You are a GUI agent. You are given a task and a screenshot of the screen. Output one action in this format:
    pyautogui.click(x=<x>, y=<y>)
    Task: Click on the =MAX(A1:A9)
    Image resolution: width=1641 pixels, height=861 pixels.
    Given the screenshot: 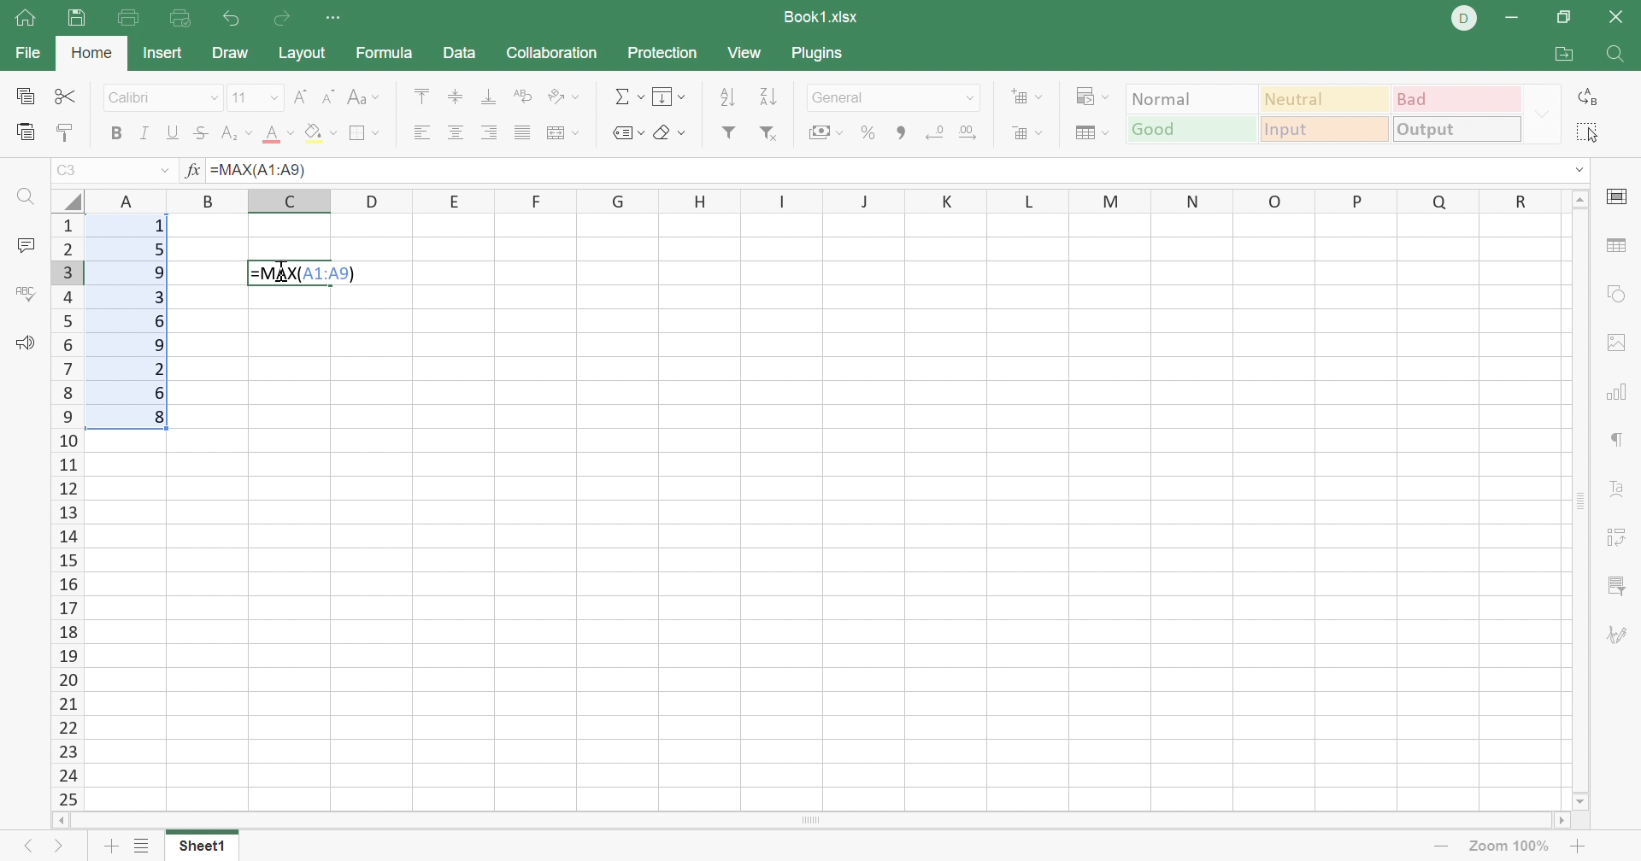 What is the action you would take?
    pyautogui.click(x=261, y=169)
    